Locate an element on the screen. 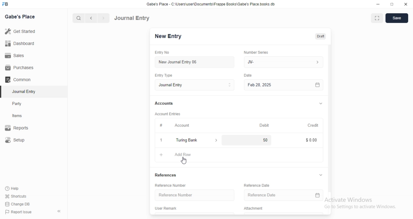 This screenshot has height=219, width=413. References is located at coordinates (169, 175).